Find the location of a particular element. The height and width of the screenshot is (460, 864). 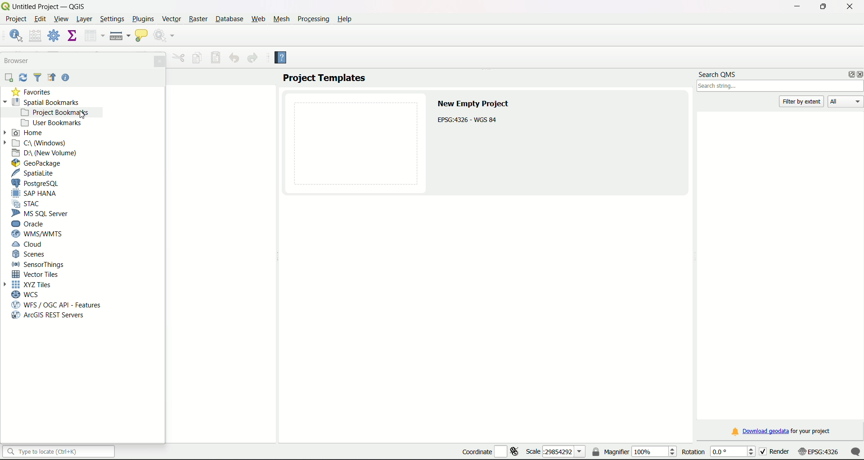

project is located at coordinates (17, 20).